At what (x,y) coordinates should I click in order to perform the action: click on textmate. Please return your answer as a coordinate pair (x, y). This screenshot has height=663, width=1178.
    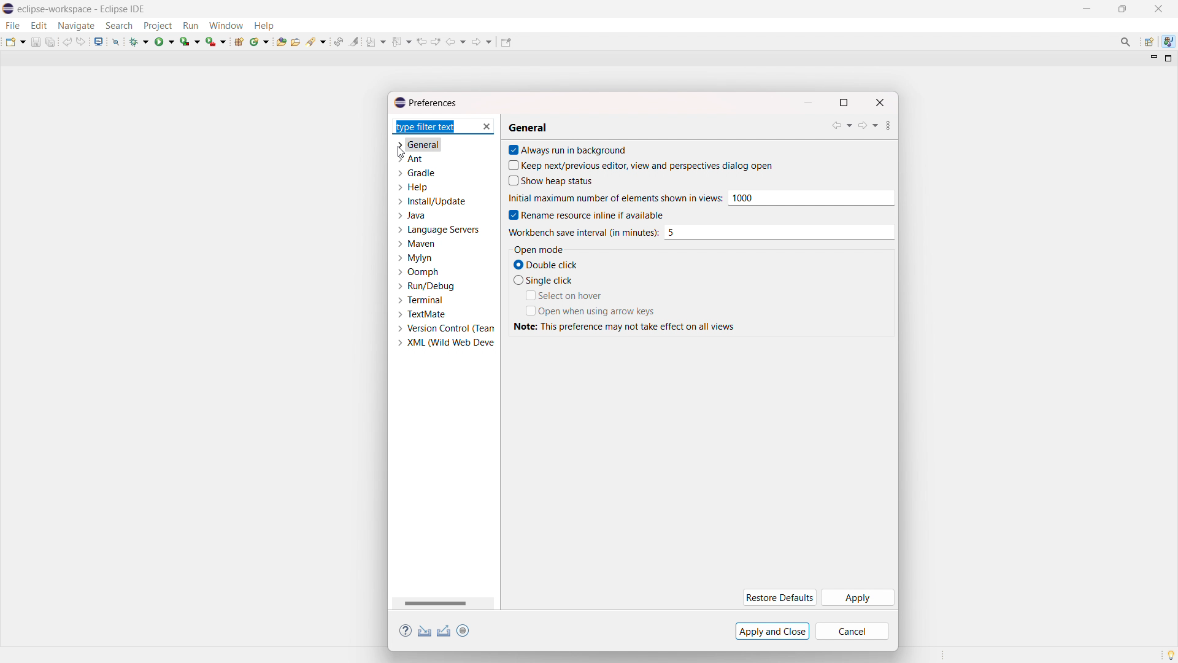
    Looking at the image, I should click on (420, 314).